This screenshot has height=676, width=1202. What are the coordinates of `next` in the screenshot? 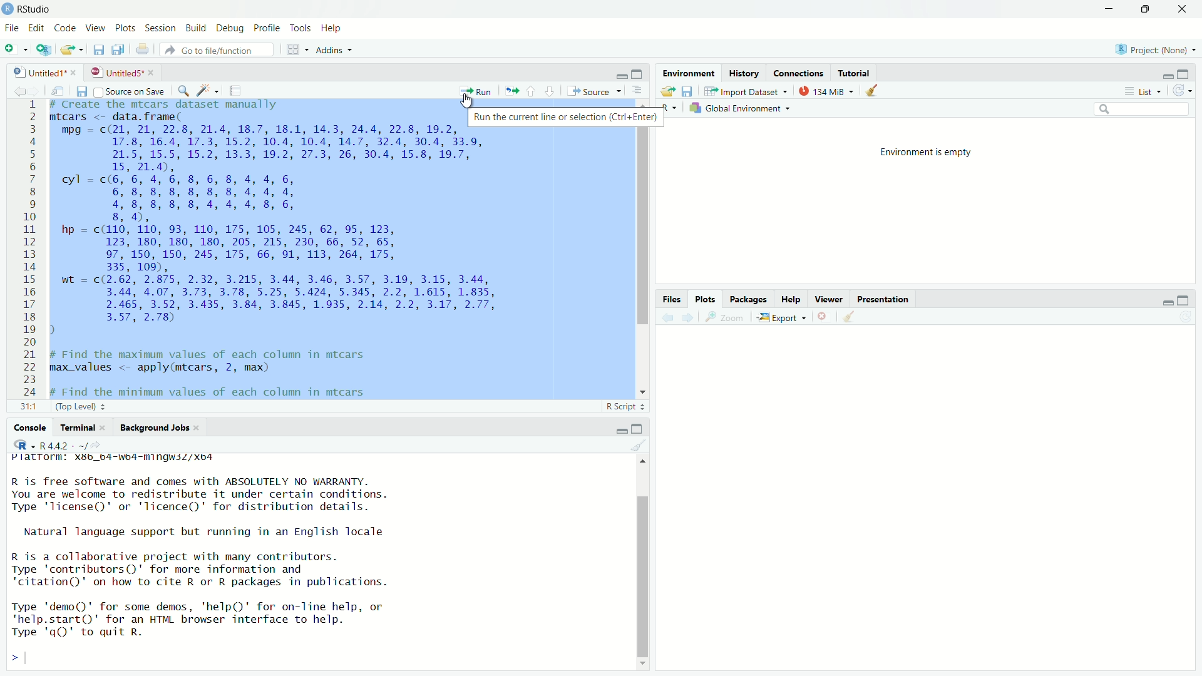 It's located at (691, 317).